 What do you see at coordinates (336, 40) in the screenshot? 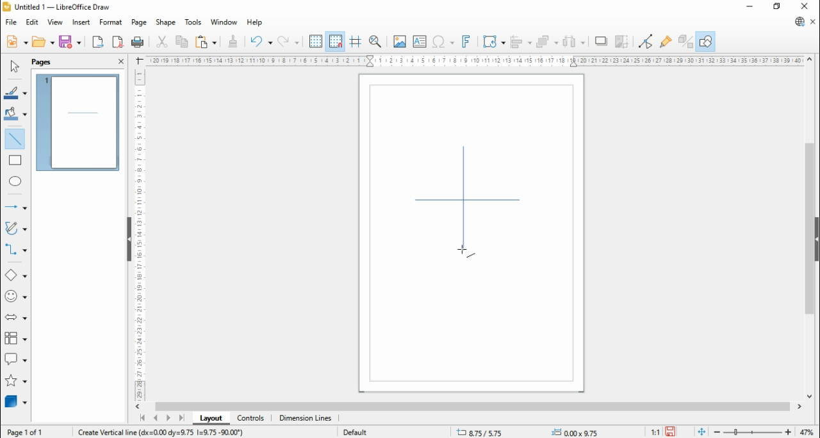
I see `snap to grids` at bounding box center [336, 40].